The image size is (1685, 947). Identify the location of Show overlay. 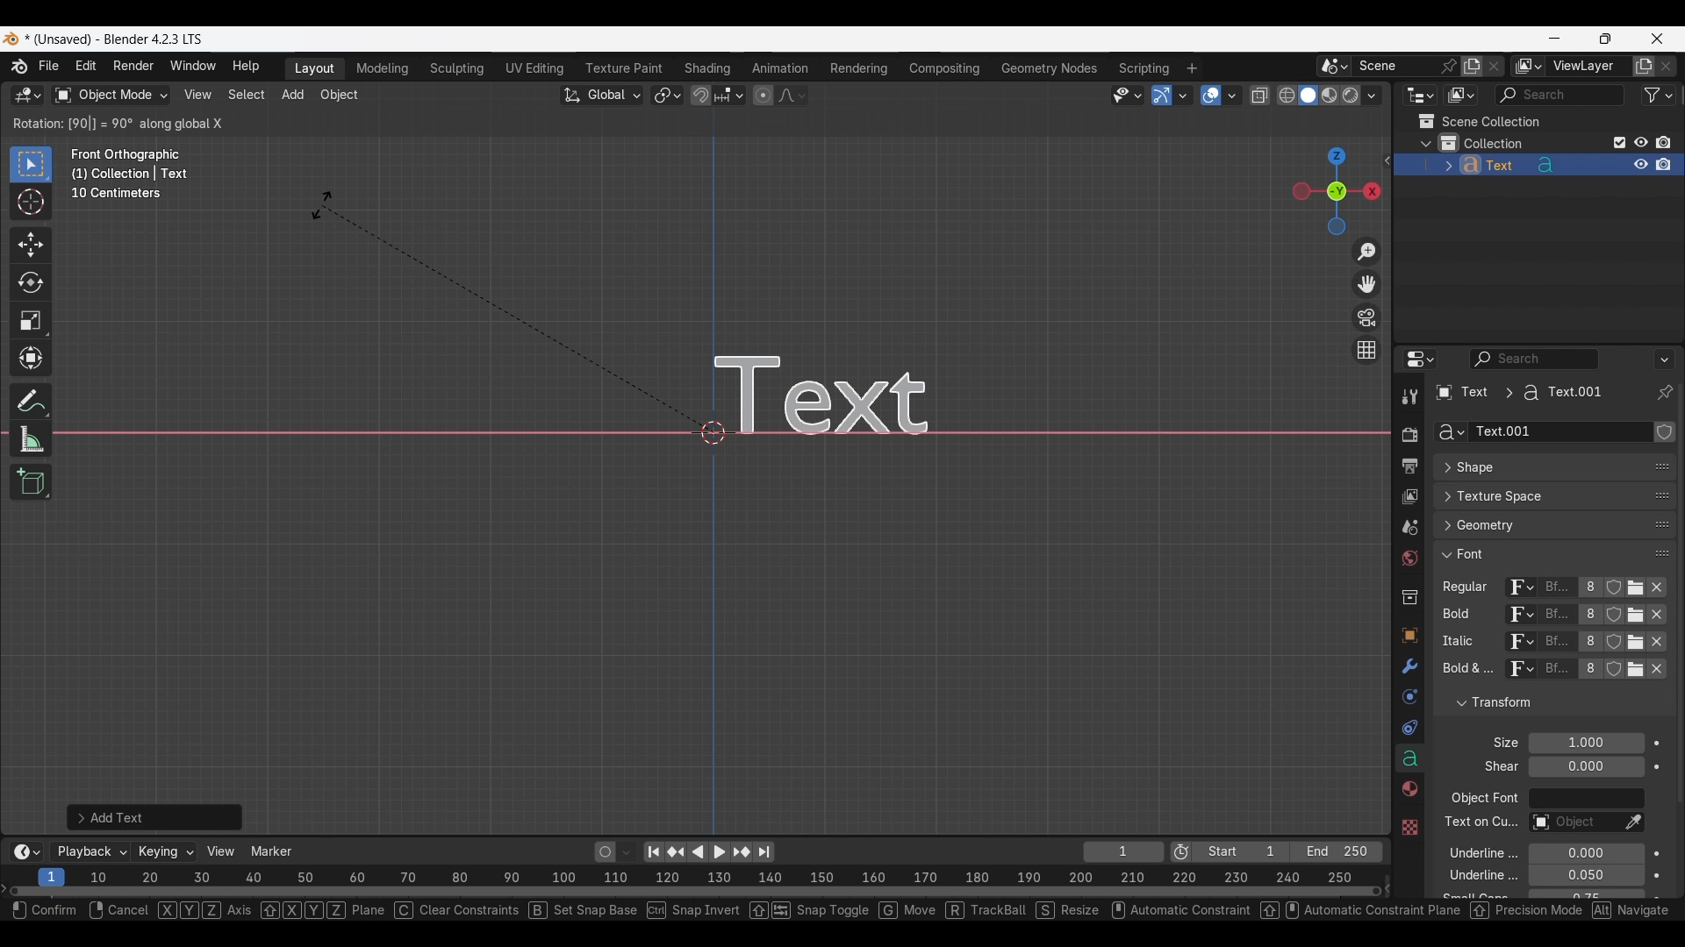
(1211, 96).